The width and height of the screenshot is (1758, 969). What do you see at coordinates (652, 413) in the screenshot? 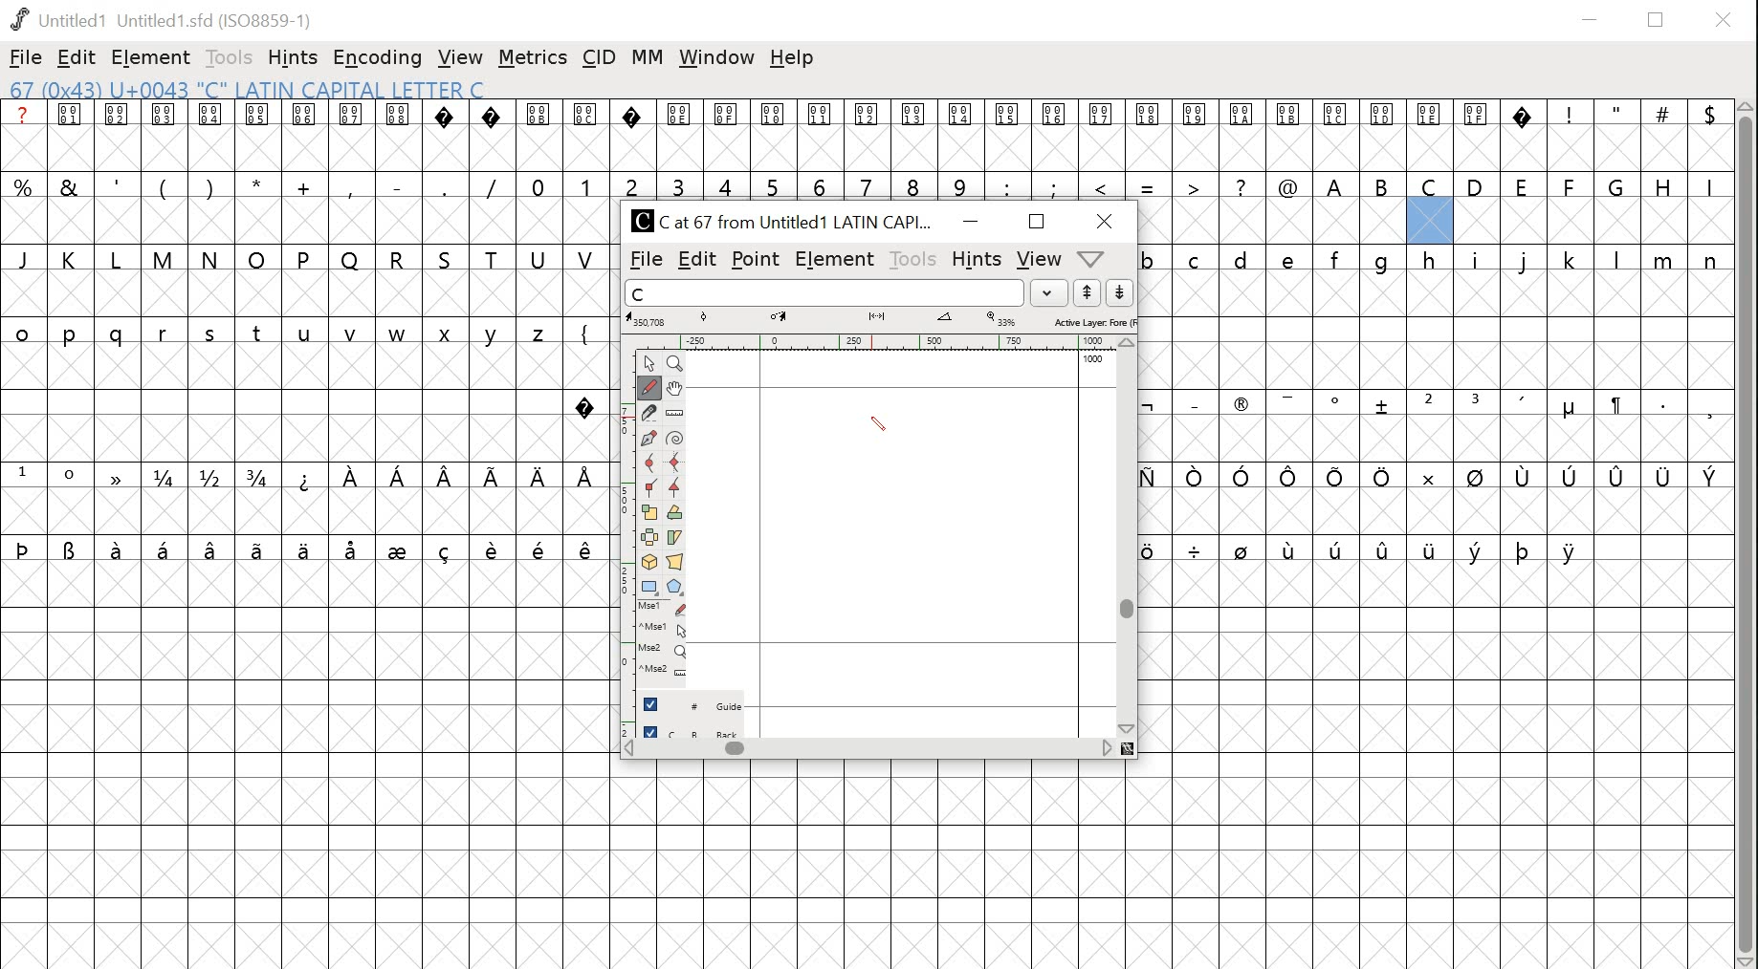
I see `knife` at bounding box center [652, 413].